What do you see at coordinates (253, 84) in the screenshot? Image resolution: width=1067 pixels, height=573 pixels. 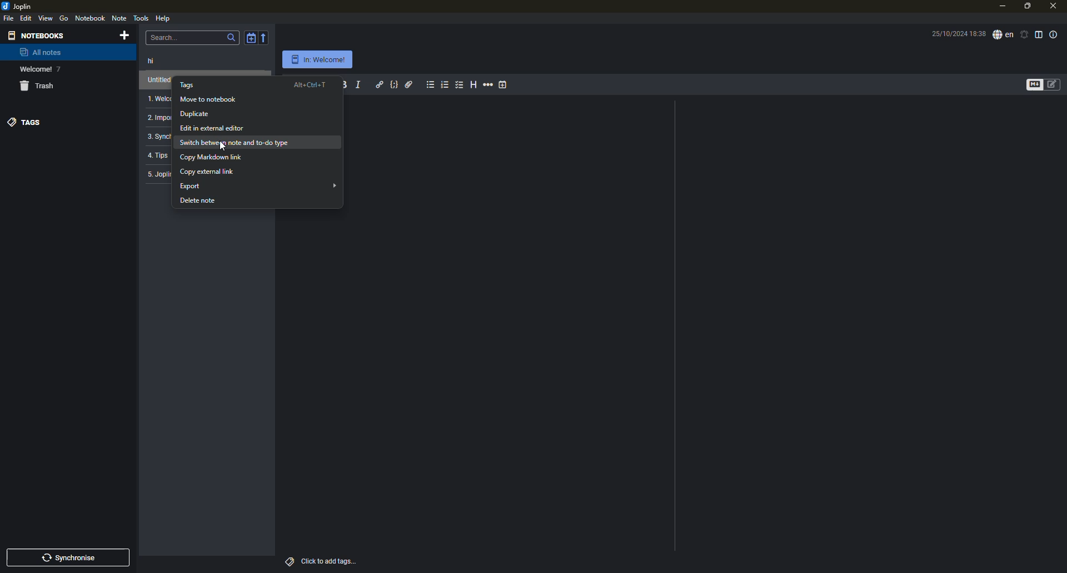 I see `Tags alt+ctrl+t` at bounding box center [253, 84].